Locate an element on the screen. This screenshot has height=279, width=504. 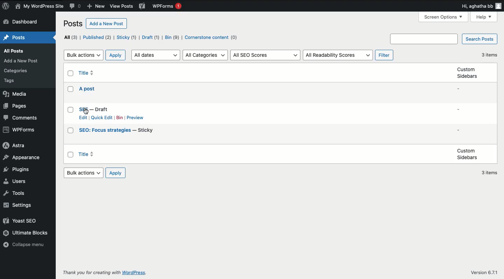
Checkbox is located at coordinates (69, 109).